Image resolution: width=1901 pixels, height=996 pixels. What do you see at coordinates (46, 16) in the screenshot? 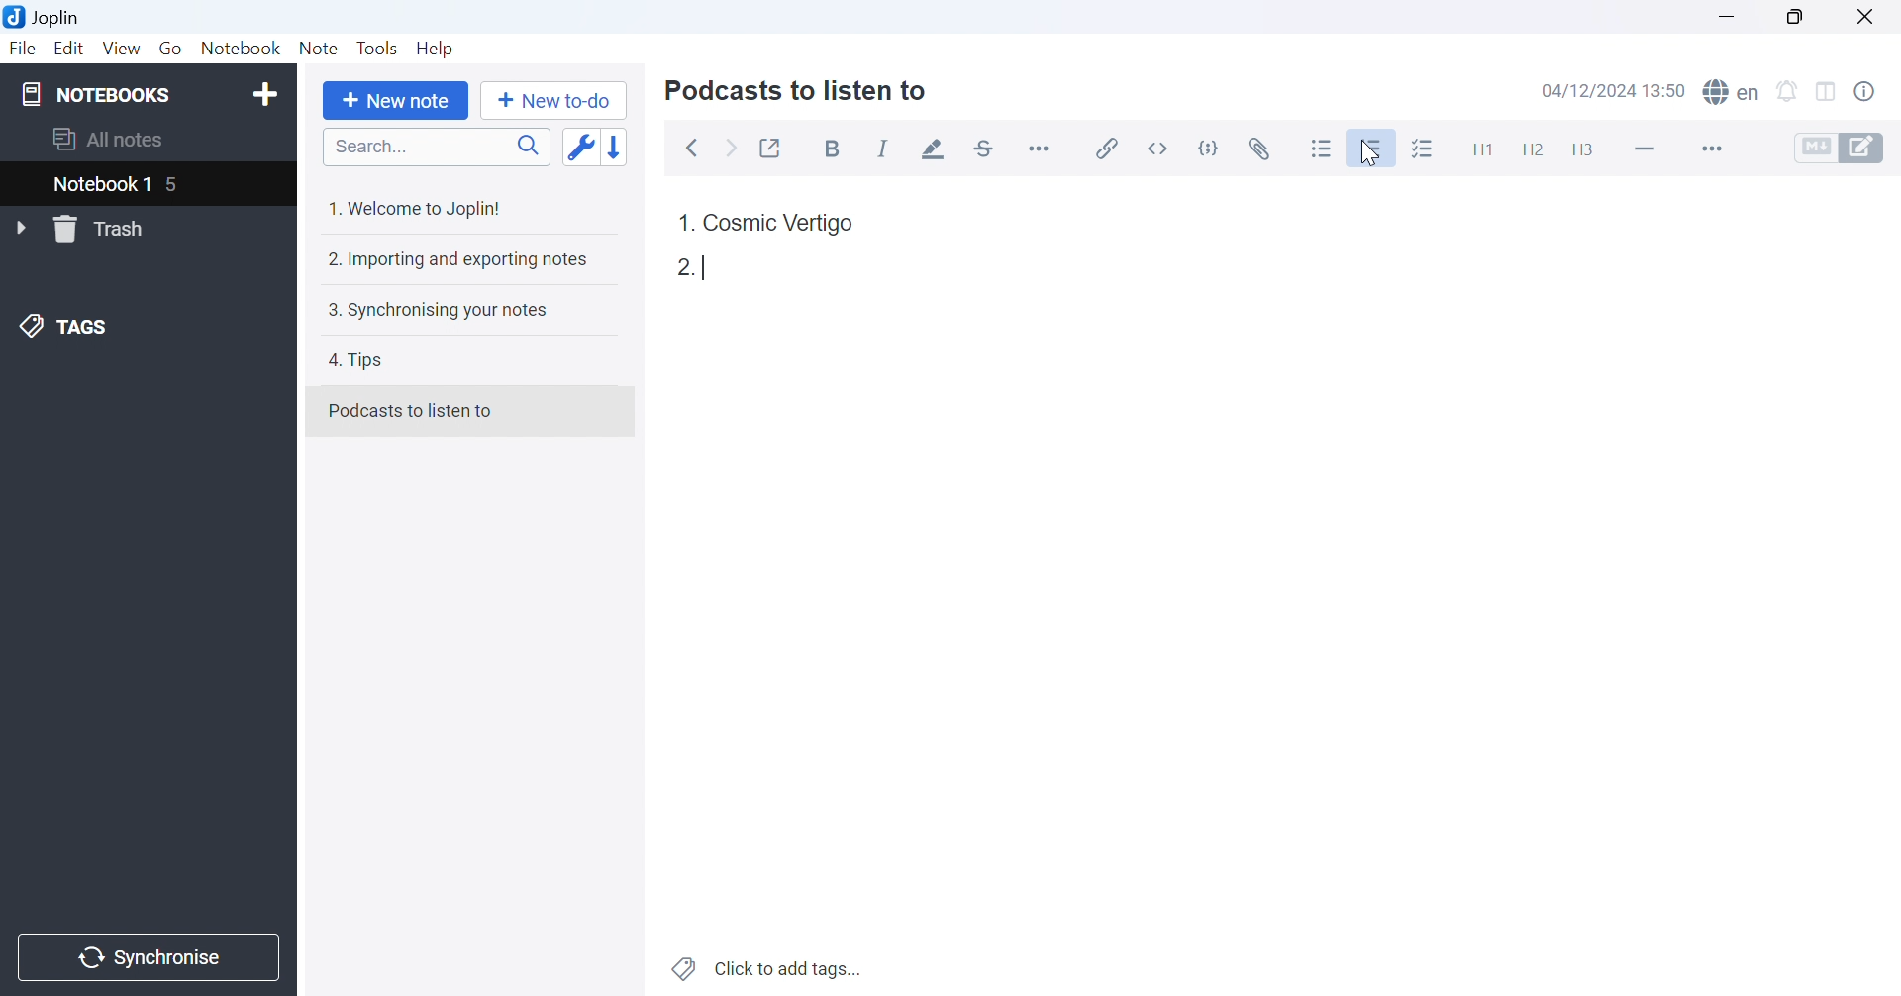
I see `Joplin` at bounding box center [46, 16].